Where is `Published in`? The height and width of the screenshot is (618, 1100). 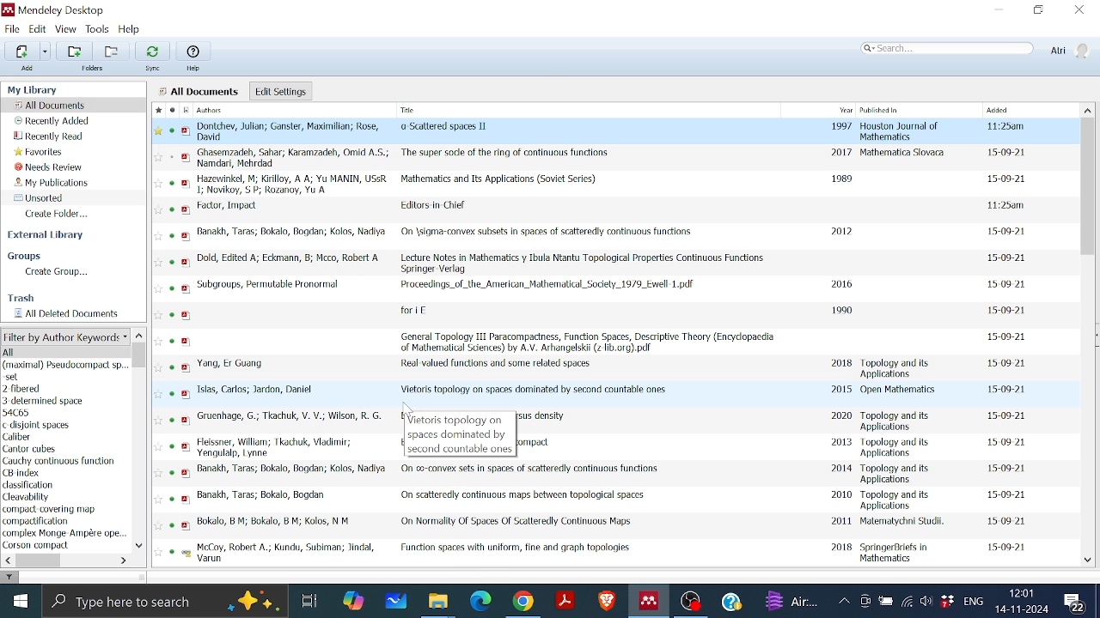
Published in is located at coordinates (896, 553).